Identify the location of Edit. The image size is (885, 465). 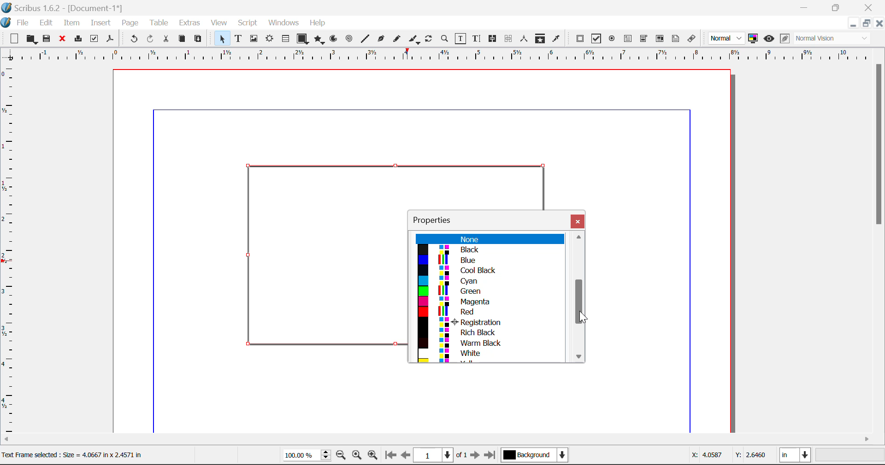
(46, 22).